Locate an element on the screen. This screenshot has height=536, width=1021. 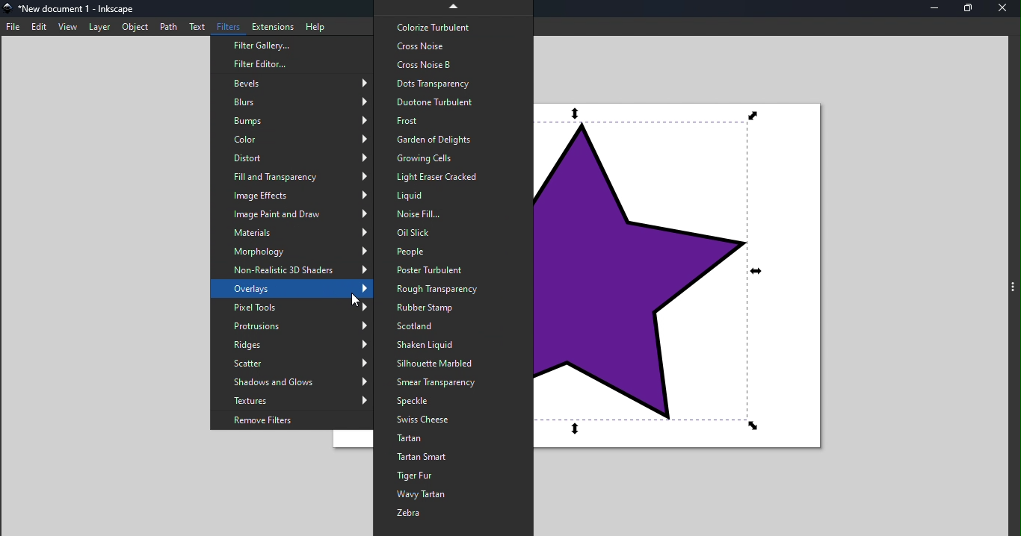
Scotland is located at coordinates (451, 328).